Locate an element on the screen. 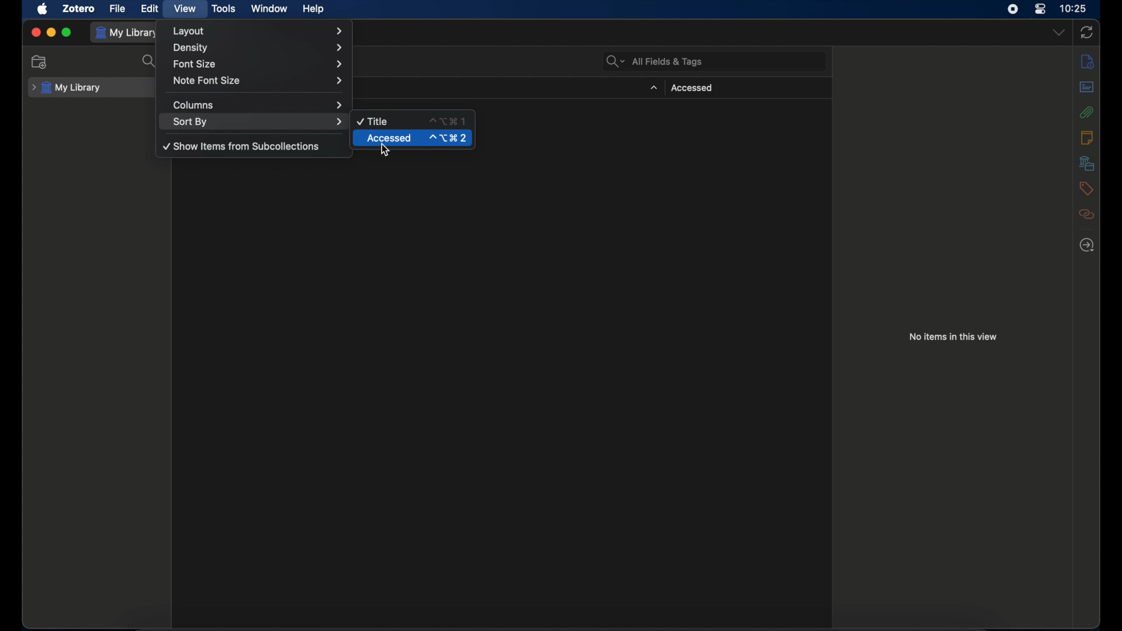 This screenshot has width=1122, height=631. my library is located at coordinates (66, 88).